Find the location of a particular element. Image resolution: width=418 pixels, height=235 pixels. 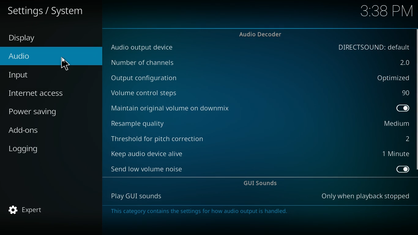

medium is located at coordinates (395, 124).